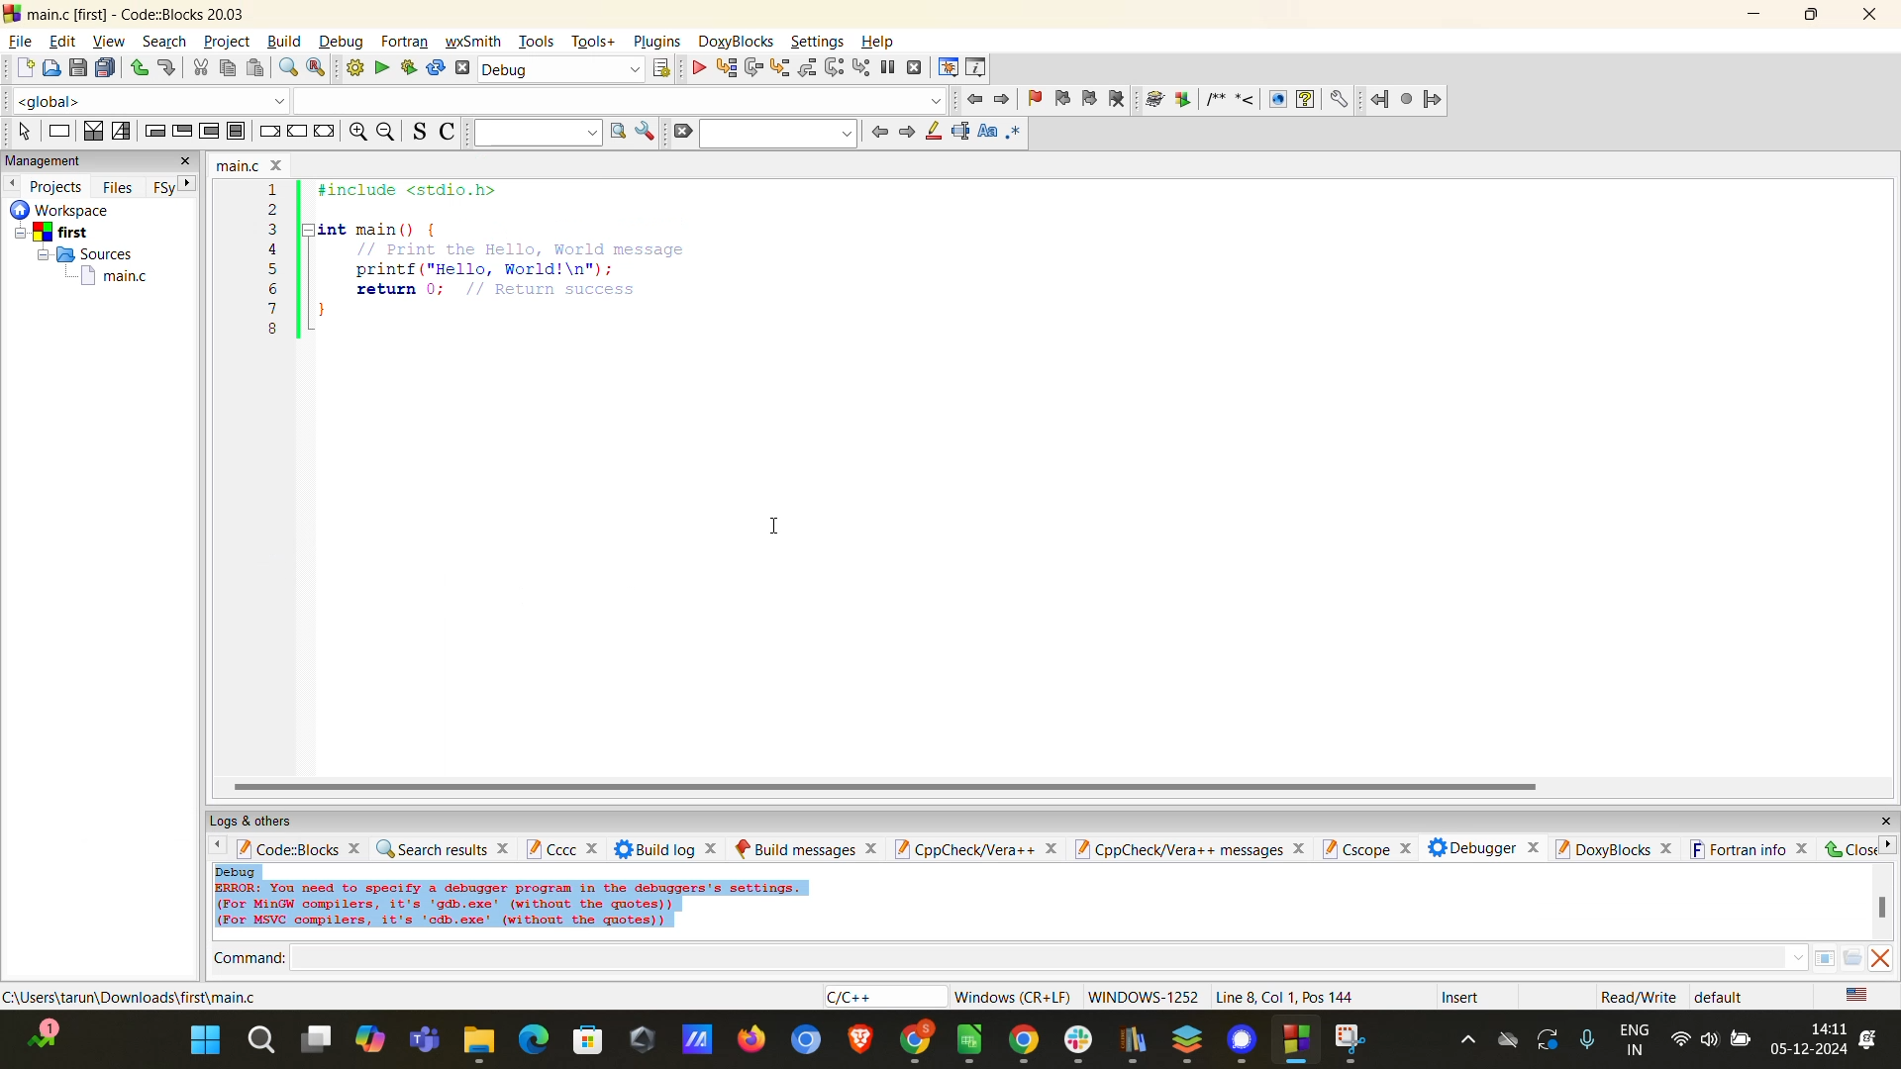 The image size is (1901, 1069). What do you see at coordinates (644, 134) in the screenshot?
I see `show options window` at bounding box center [644, 134].